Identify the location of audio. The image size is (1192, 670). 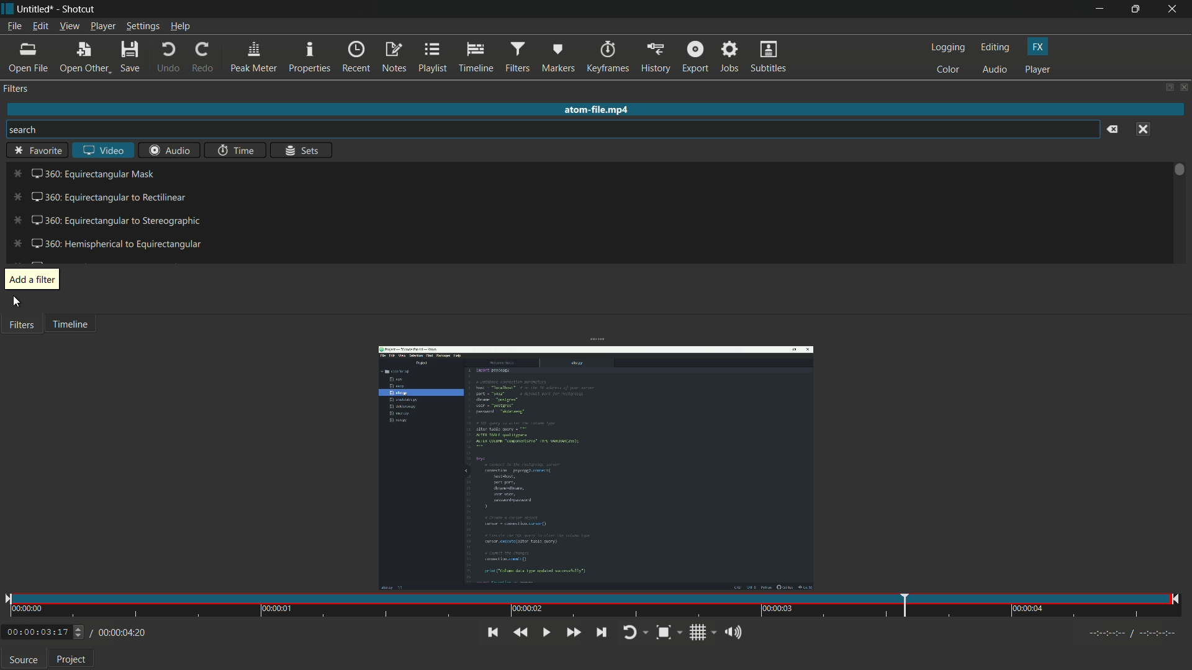
(167, 150).